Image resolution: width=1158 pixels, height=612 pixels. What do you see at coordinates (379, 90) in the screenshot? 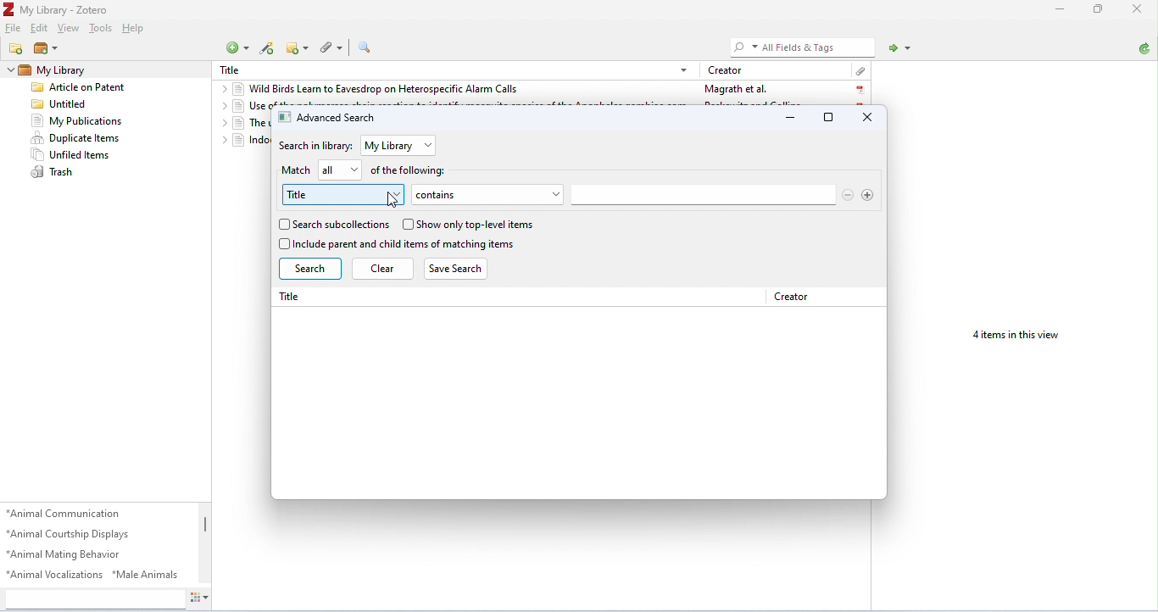
I see `wild birds learn to eavesdrop on heterospecific alarm calls` at bounding box center [379, 90].